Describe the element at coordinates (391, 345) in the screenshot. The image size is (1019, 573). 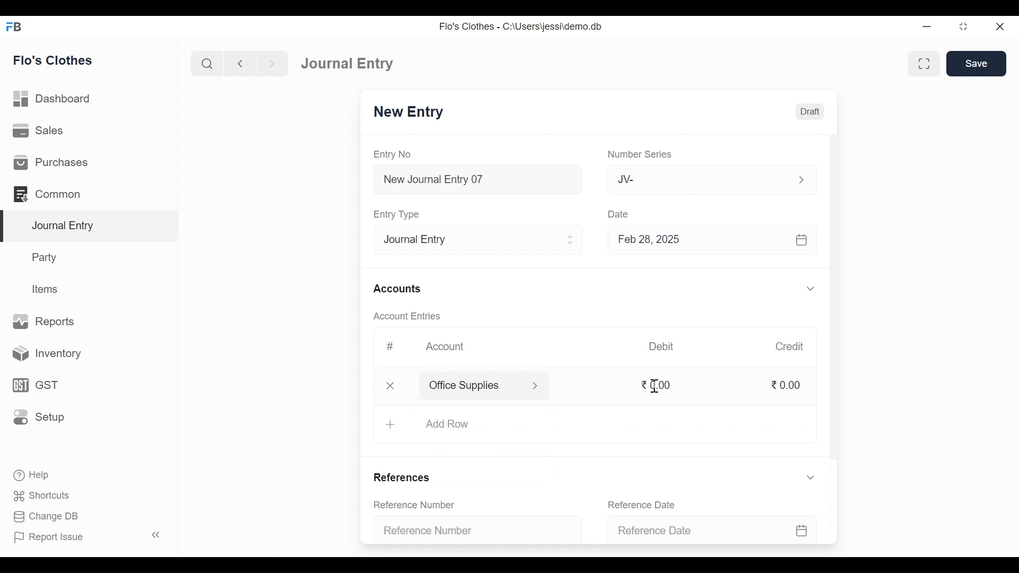
I see `#` at that location.